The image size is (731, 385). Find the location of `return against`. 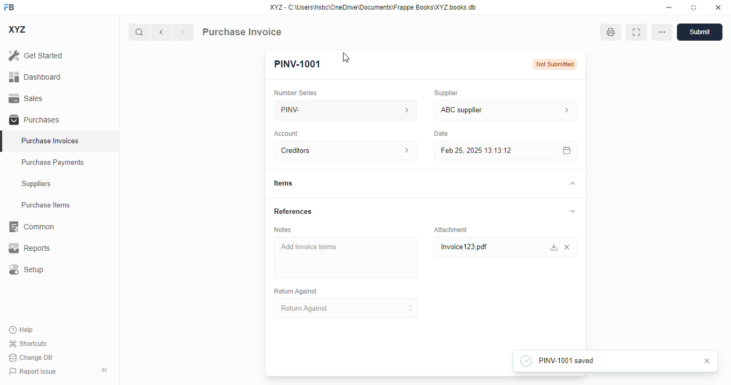

return against is located at coordinates (295, 291).